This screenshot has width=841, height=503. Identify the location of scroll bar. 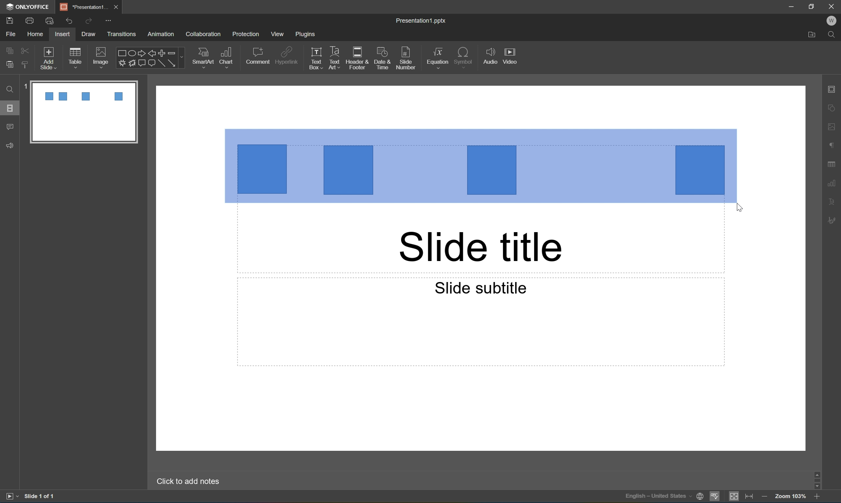
(819, 480).